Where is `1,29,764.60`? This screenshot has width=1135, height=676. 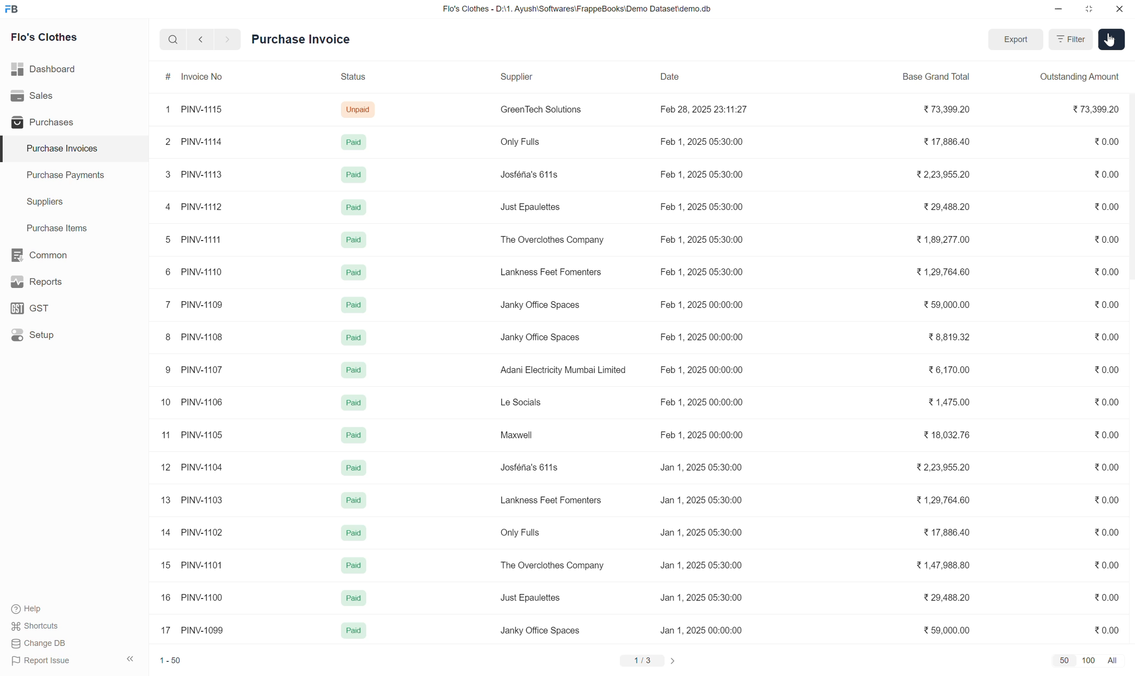
1,29,764.60 is located at coordinates (943, 499).